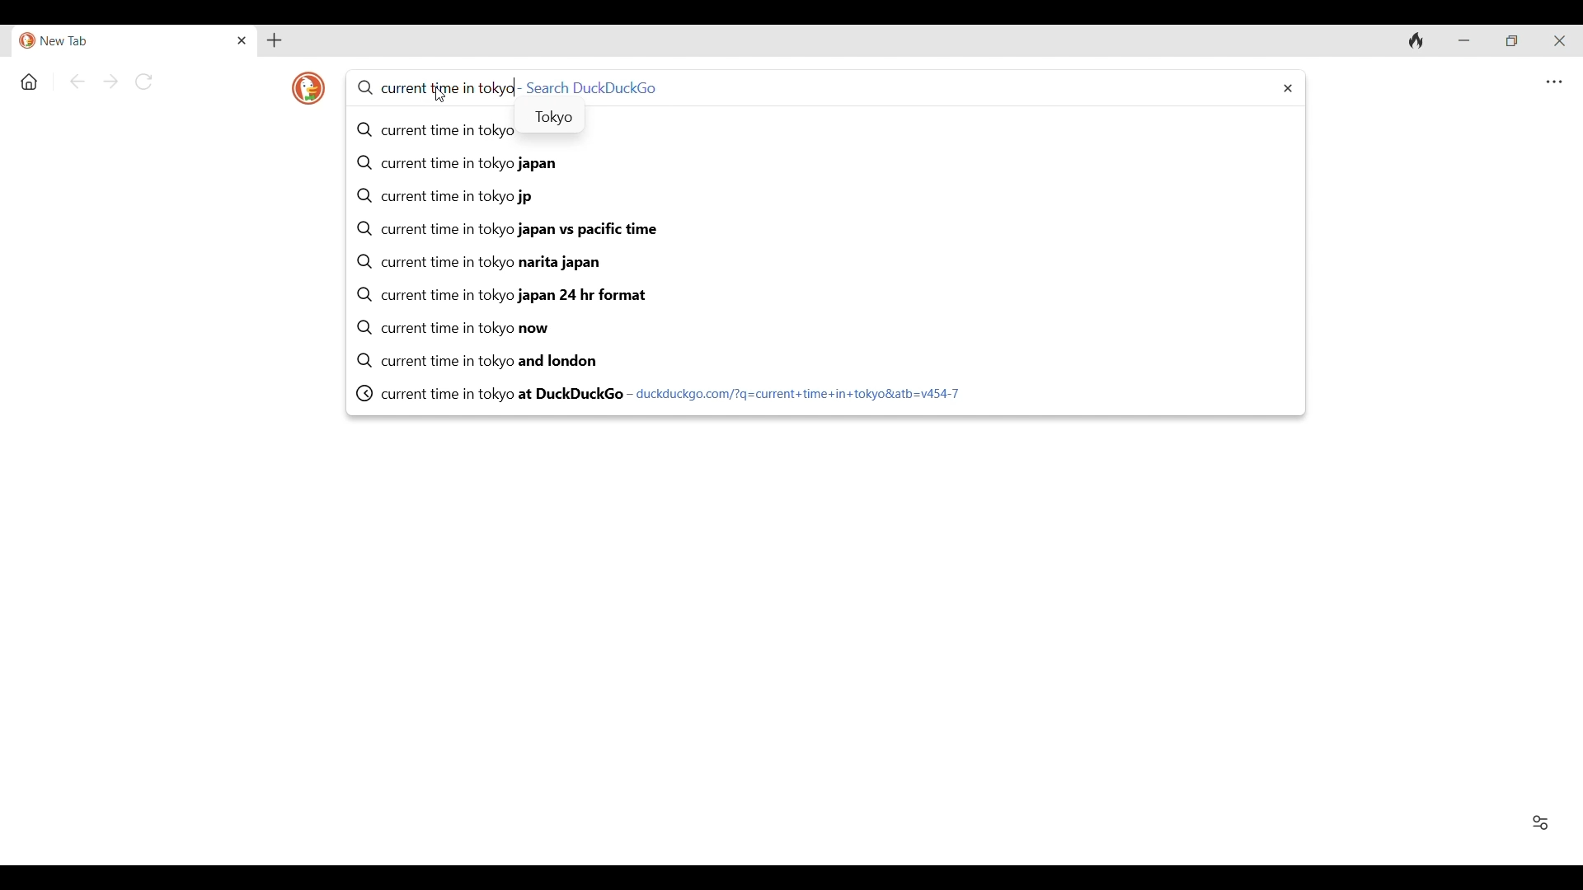  Describe the element at coordinates (242, 40) in the screenshot. I see `Close tab` at that location.